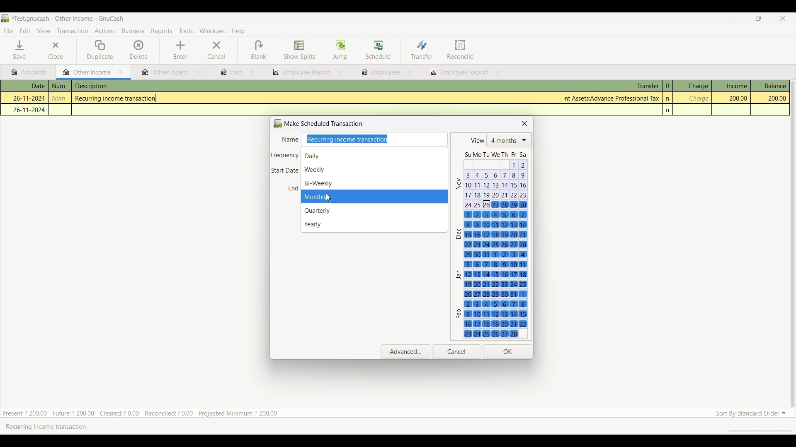 The width and height of the screenshot is (796, 447). What do you see at coordinates (464, 73) in the screenshot?
I see `employee report` at bounding box center [464, 73].